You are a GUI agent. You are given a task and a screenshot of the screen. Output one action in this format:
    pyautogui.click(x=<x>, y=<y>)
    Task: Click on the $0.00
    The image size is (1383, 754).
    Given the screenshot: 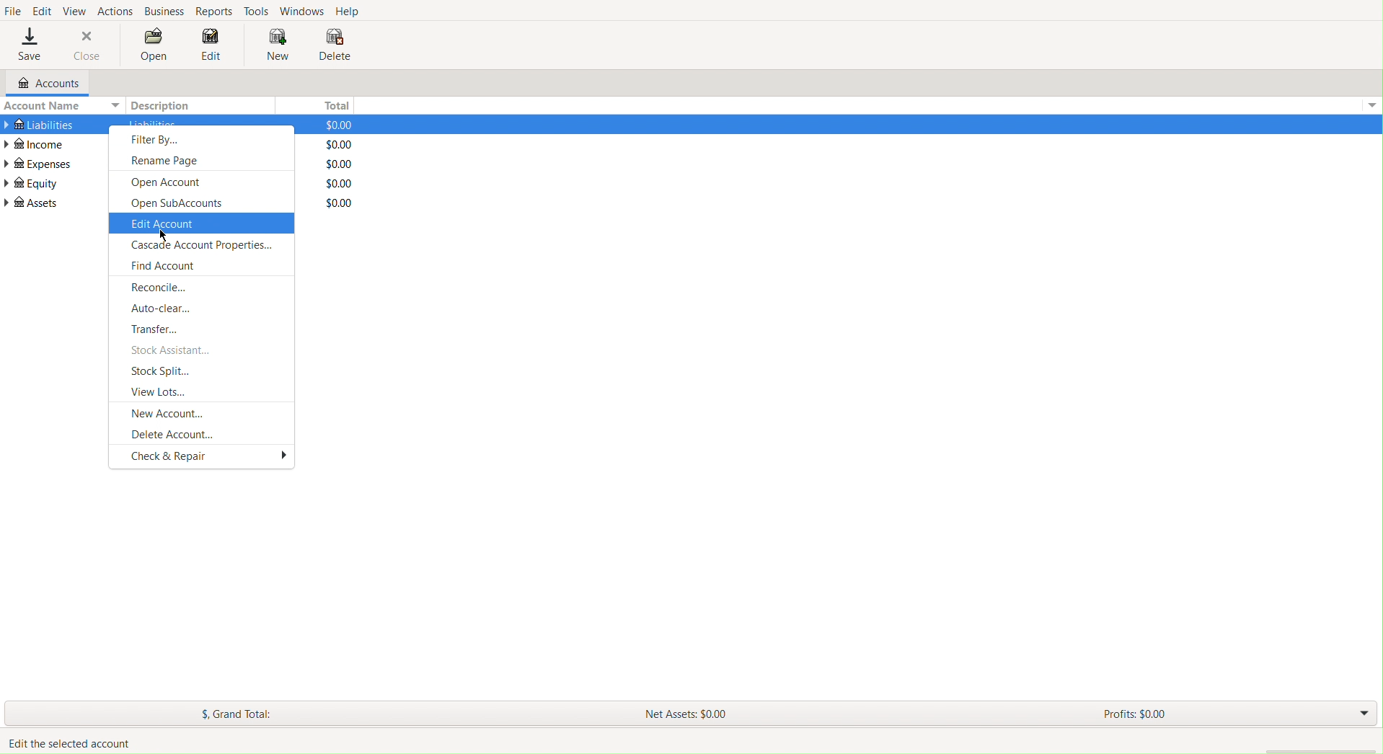 What is the action you would take?
    pyautogui.click(x=334, y=144)
    